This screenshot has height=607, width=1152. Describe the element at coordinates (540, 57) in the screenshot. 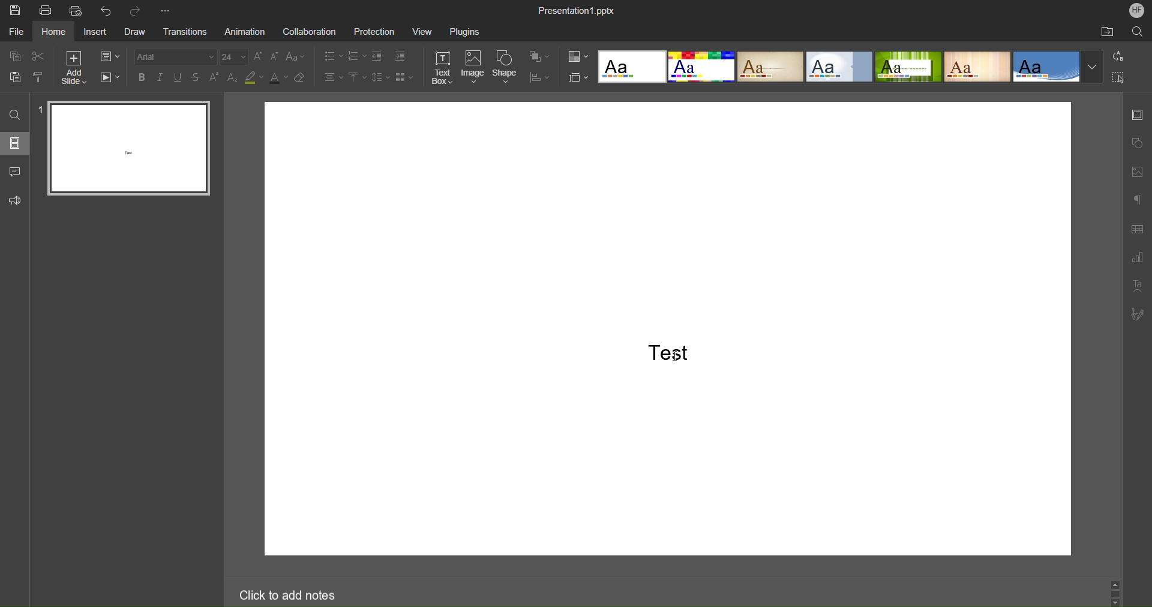

I see `Arrange` at that location.